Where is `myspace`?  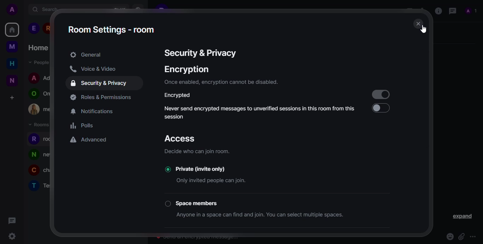 myspace is located at coordinates (12, 46).